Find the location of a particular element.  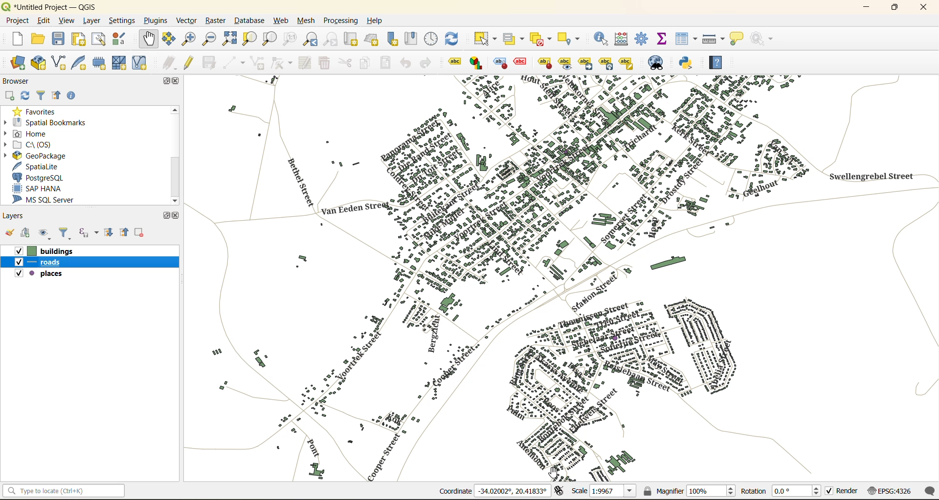

highlight pinned labels , diagrams and callouts is located at coordinates (501, 63).